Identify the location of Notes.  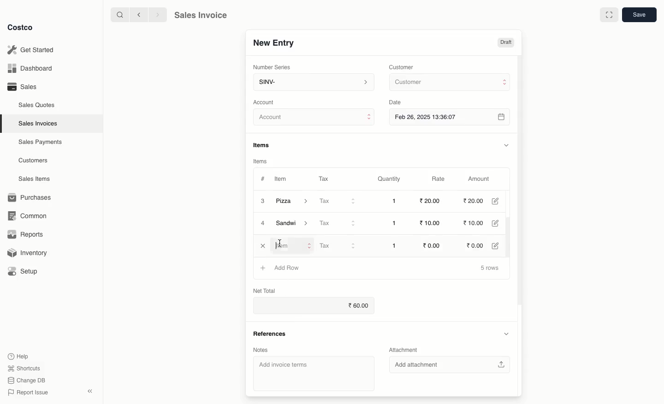
(260, 349).